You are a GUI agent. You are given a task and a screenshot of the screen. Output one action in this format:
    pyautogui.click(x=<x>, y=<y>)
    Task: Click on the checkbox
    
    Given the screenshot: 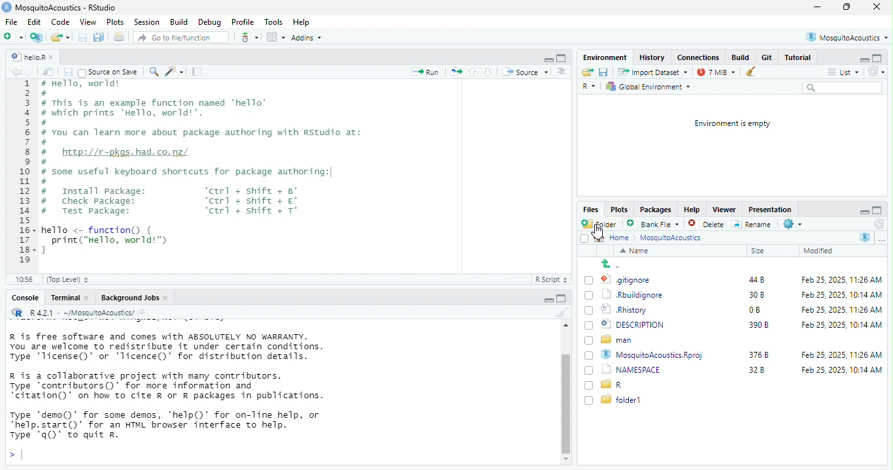 What is the action you would take?
    pyautogui.click(x=588, y=326)
    